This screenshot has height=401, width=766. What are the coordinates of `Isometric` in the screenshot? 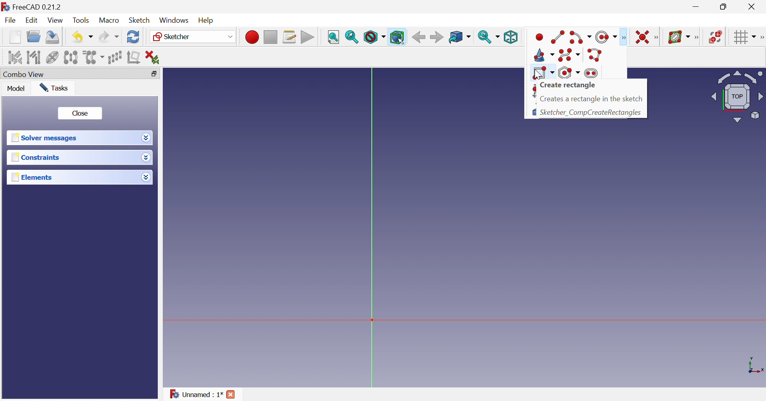 It's located at (512, 37).